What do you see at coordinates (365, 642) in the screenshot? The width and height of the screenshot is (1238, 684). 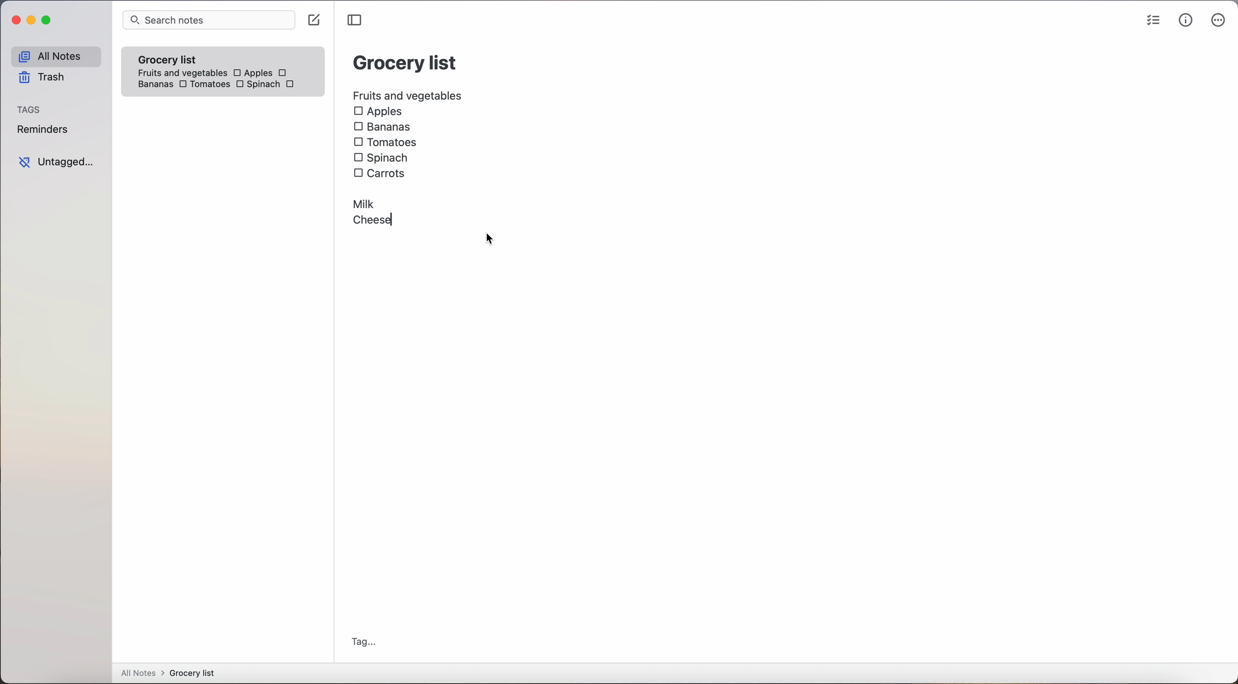 I see `tag` at bounding box center [365, 642].